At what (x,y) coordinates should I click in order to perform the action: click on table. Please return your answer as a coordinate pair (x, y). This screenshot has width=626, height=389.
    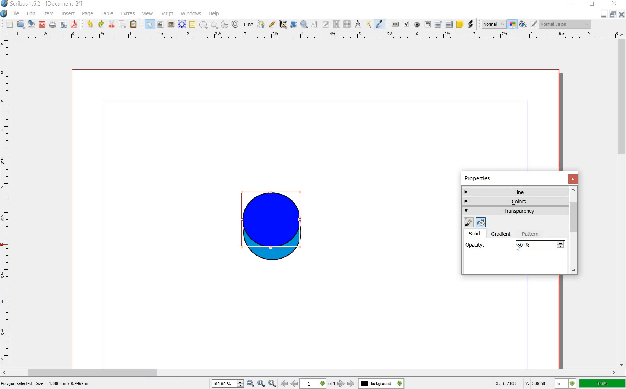
    Looking at the image, I should click on (192, 25).